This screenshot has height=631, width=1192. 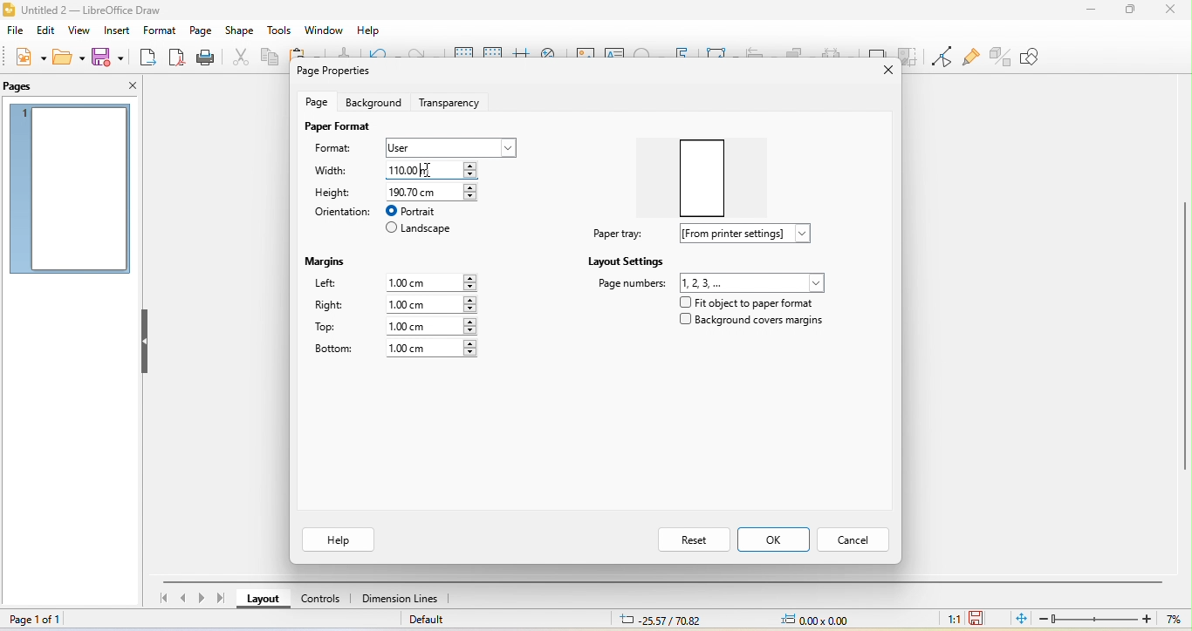 I want to click on 110.00 cm, so click(x=438, y=169).